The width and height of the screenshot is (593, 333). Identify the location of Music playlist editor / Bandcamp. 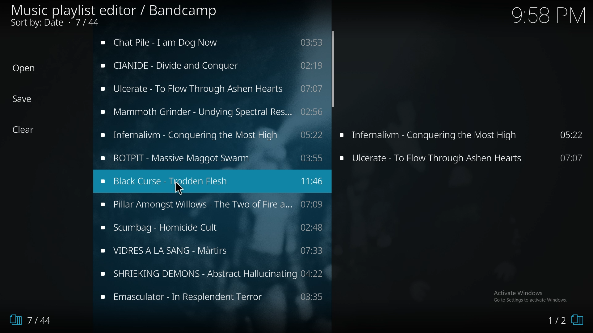
(114, 10).